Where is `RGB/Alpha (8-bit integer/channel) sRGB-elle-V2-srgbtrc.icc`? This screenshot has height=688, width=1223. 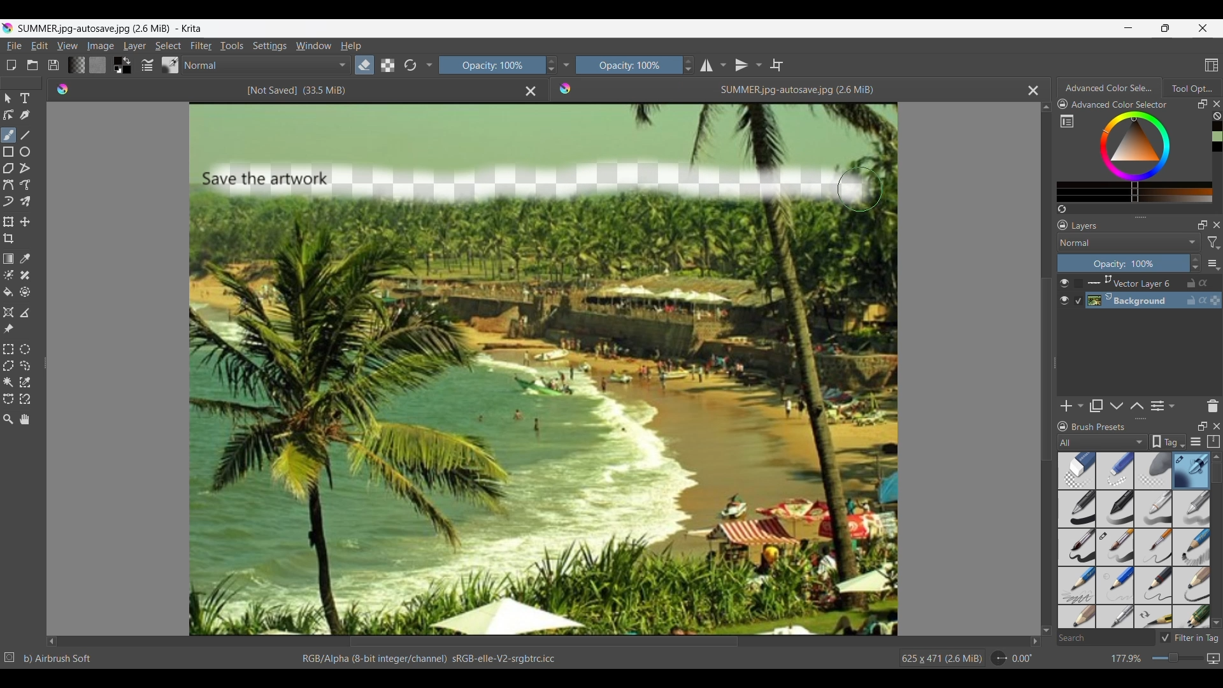
RGB/Alpha (8-bit integer/channel) sRGB-elle-V2-srgbtrc.icc is located at coordinates (427, 659).